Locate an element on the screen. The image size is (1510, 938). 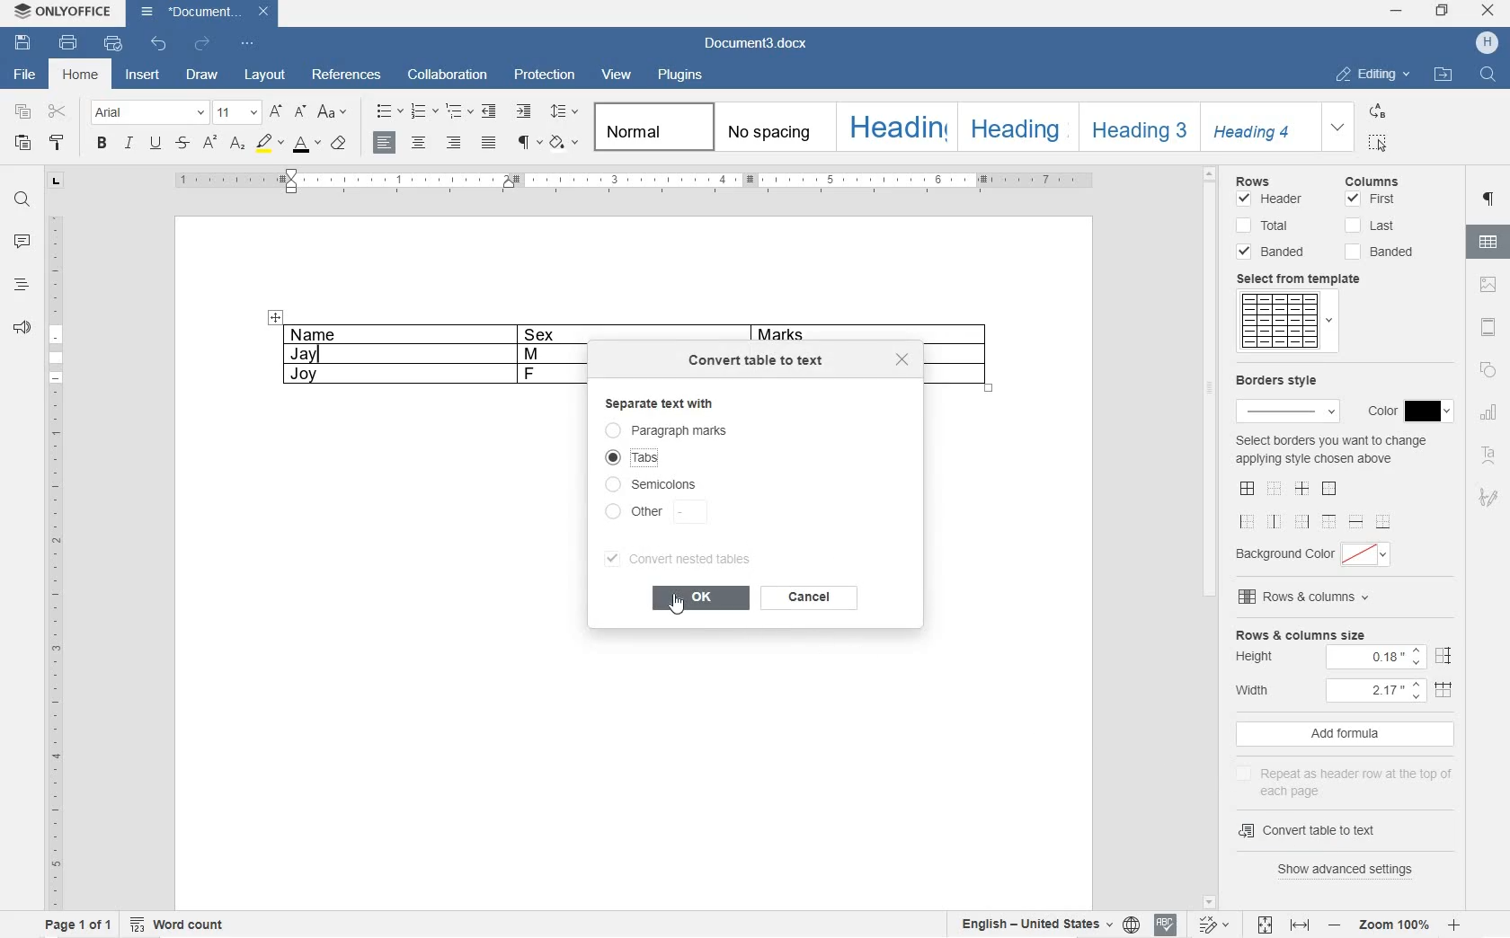
UNDERLINE is located at coordinates (155, 144).